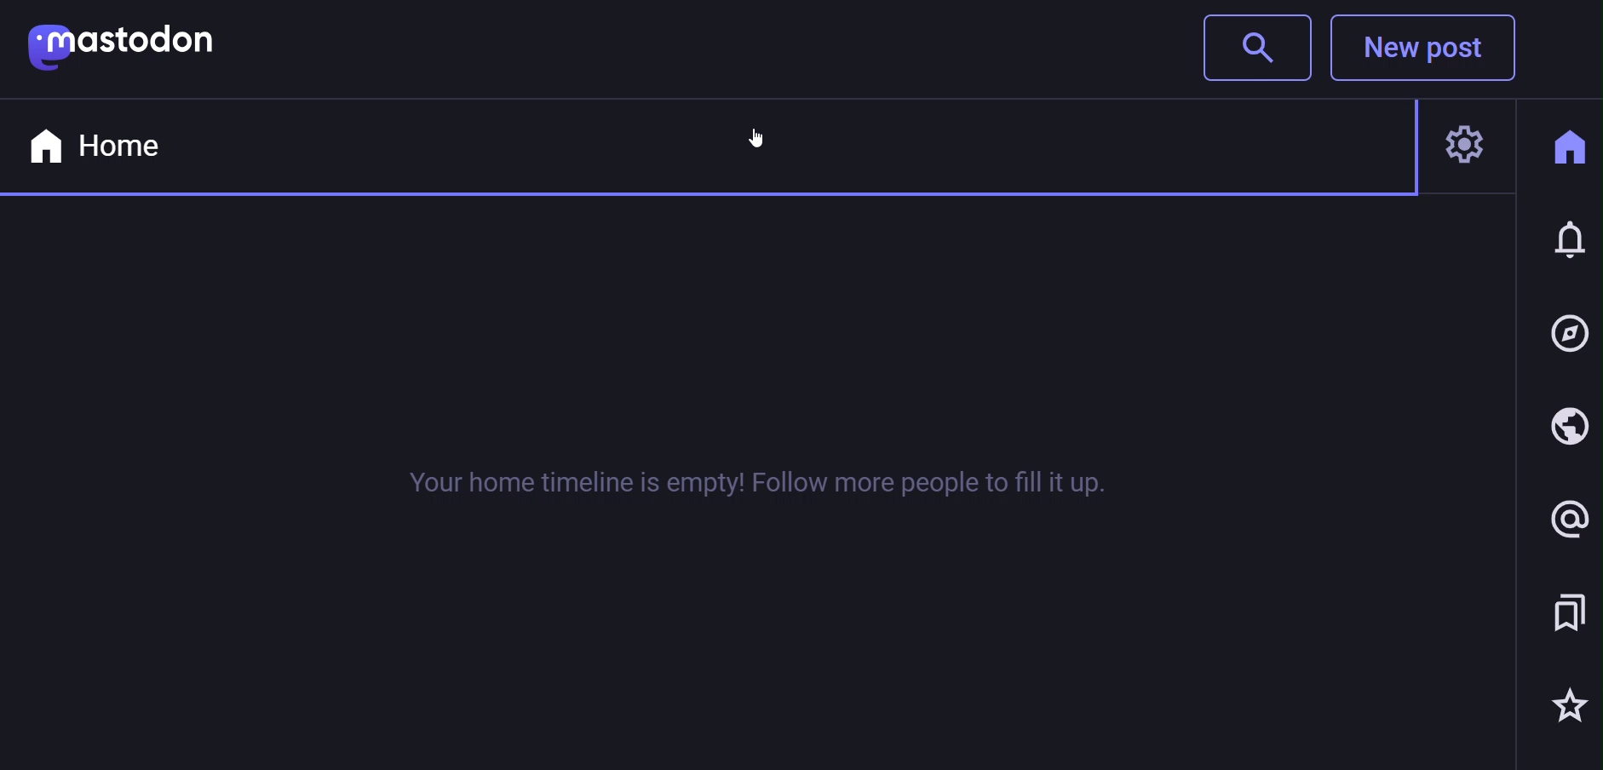  I want to click on setting, so click(1469, 150).